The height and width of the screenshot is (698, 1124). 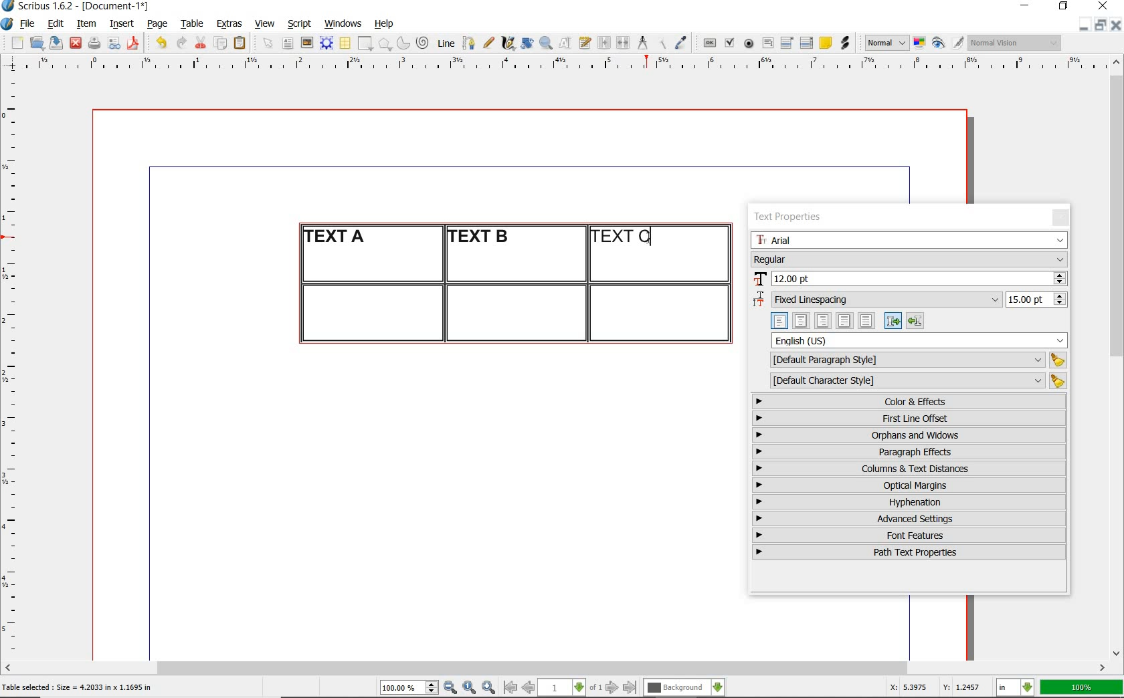 What do you see at coordinates (15, 365) in the screenshot?
I see `ruler` at bounding box center [15, 365].